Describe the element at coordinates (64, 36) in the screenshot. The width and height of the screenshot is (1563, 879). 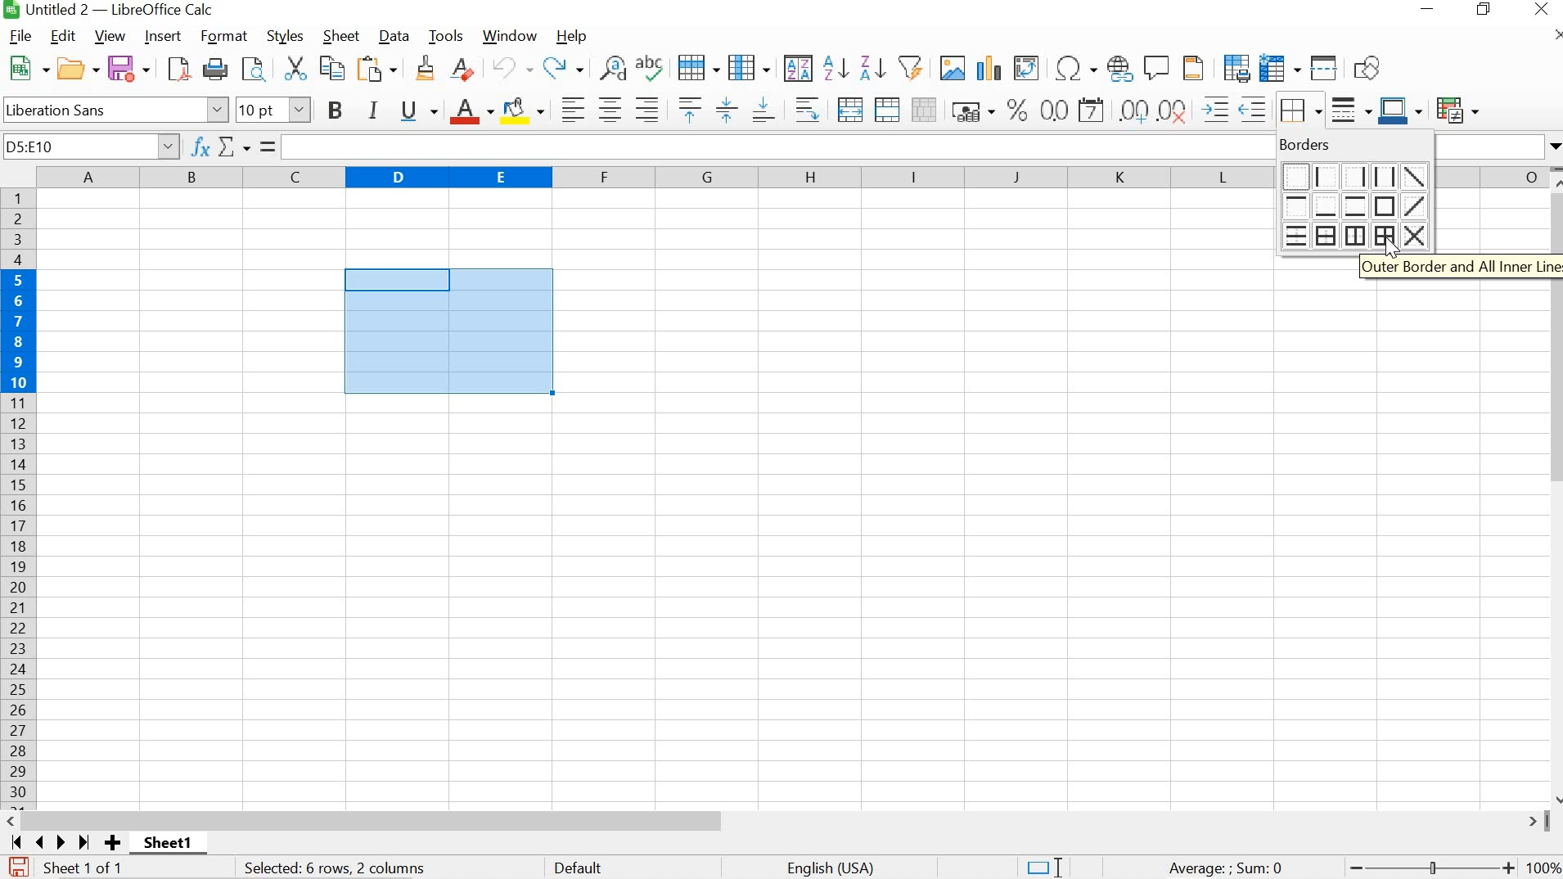
I see `EDIT` at that location.